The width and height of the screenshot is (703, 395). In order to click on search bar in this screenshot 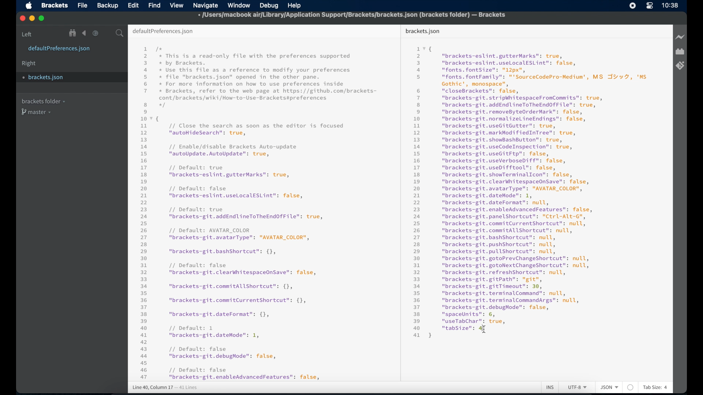, I will do `click(120, 34)`.